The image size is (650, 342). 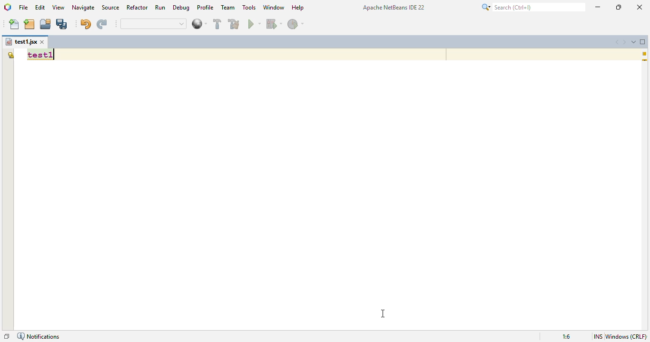 What do you see at coordinates (7, 336) in the screenshot?
I see `restore window group` at bounding box center [7, 336].